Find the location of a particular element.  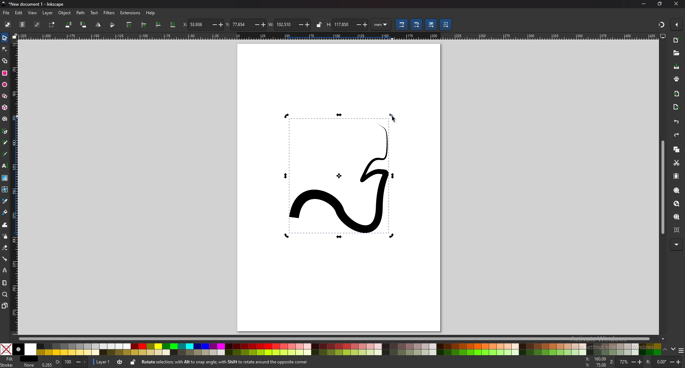

eraser is located at coordinates (5, 247).